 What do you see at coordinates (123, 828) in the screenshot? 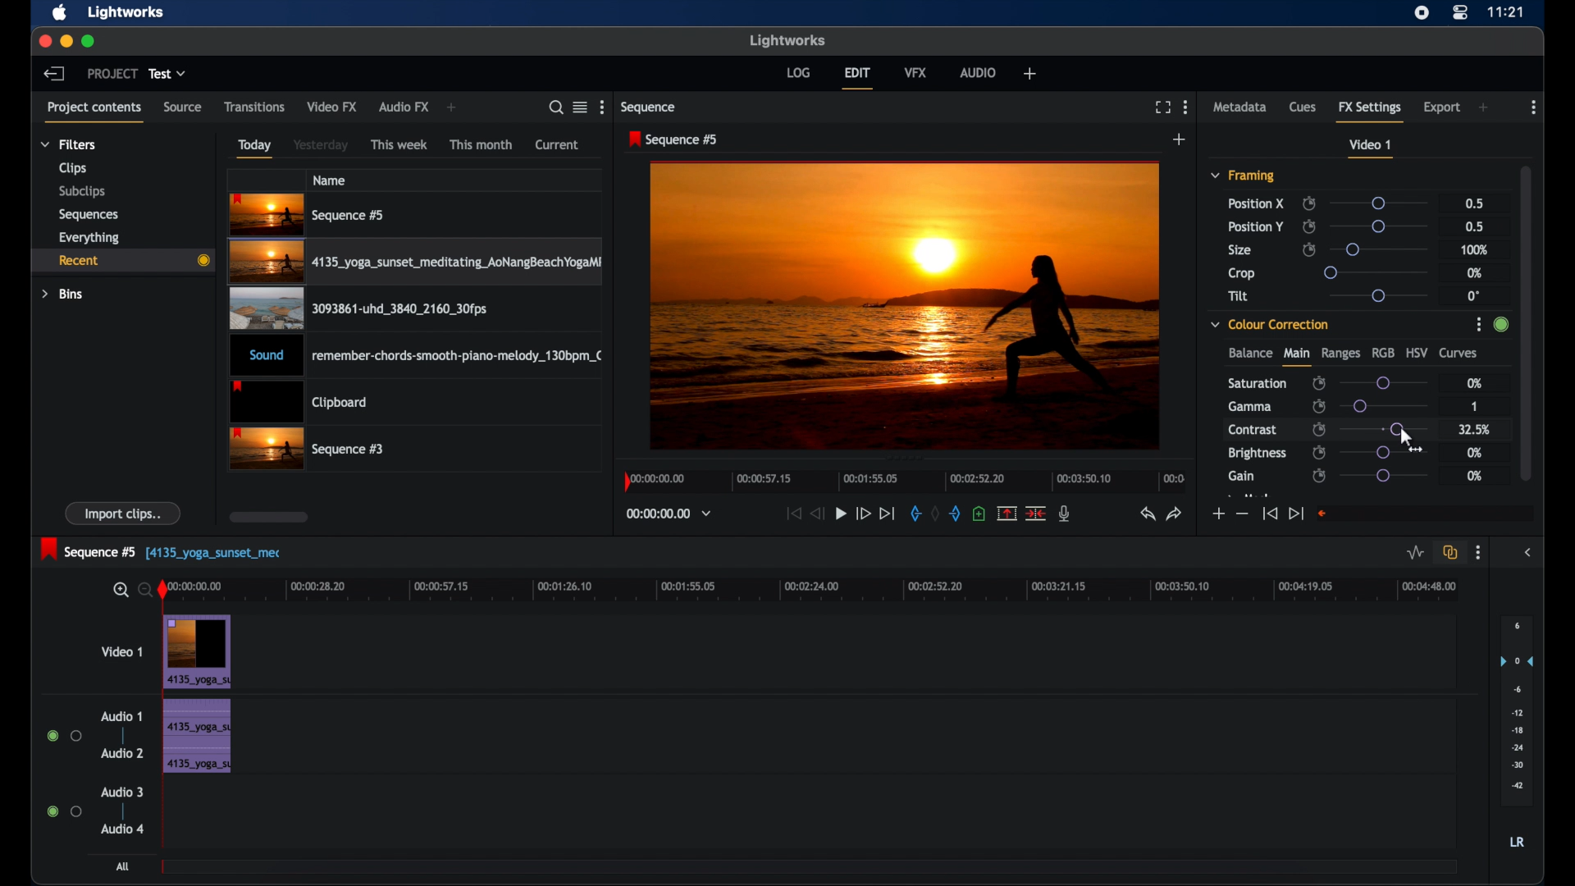
I see `audio 4` at bounding box center [123, 828].